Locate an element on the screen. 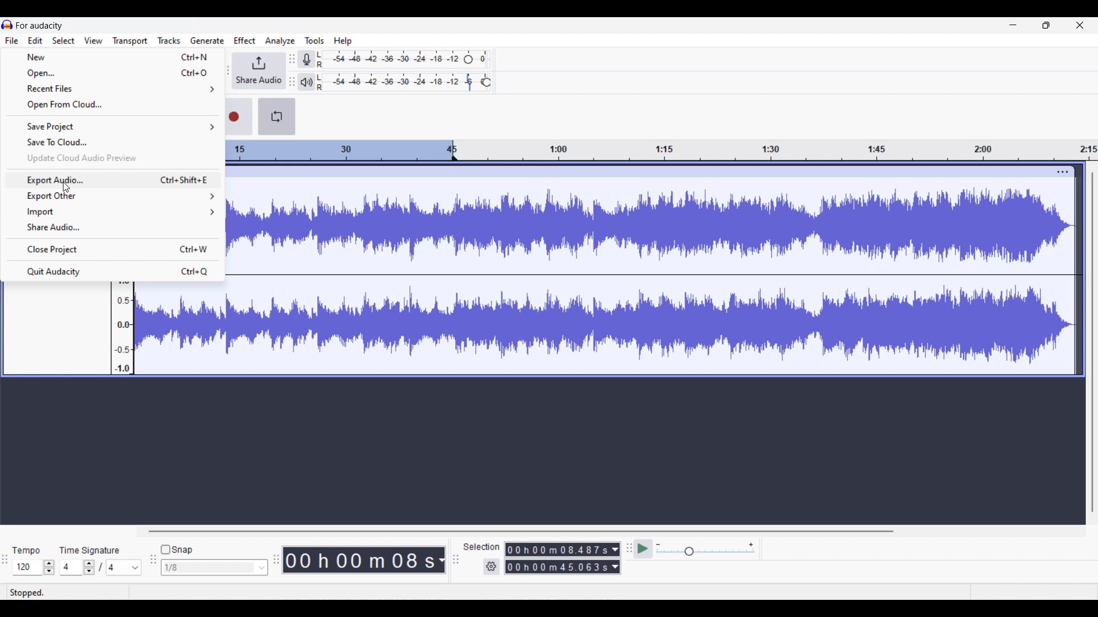 Image resolution: width=1098 pixels, height=617 pixels. Indicates selection duration is located at coordinates (482, 547).